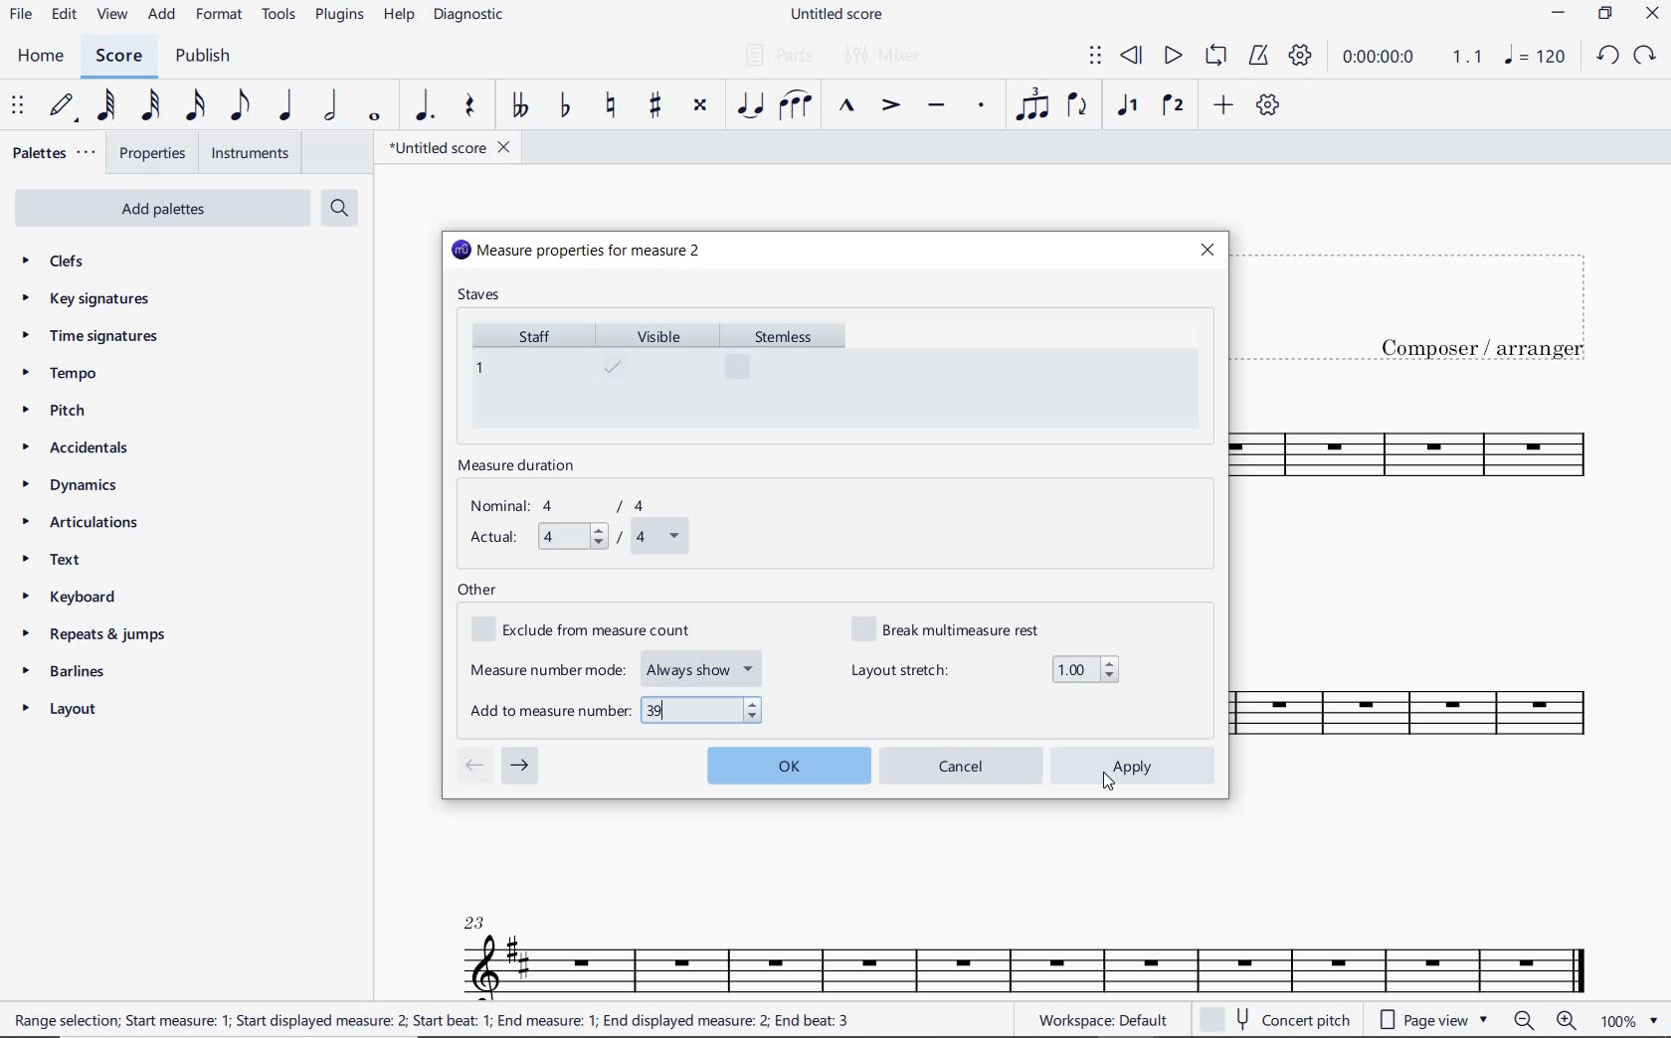 This screenshot has width=1671, height=1038. What do you see at coordinates (788, 763) in the screenshot?
I see `ok` at bounding box center [788, 763].